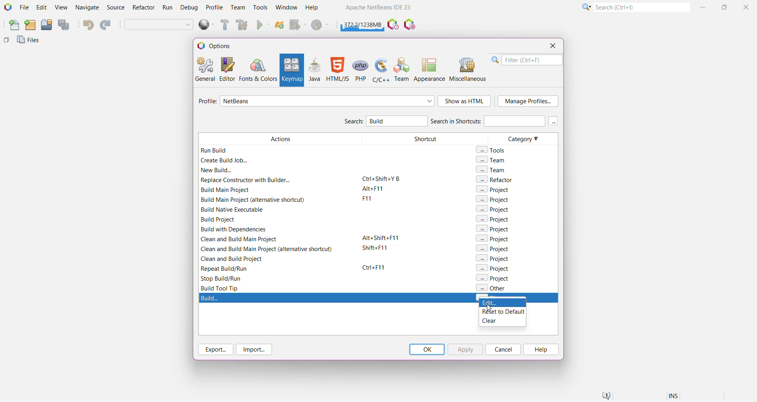 Image resolution: width=757 pixels, height=402 pixels. What do you see at coordinates (206, 25) in the screenshot?
I see `` at bounding box center [206, 25].